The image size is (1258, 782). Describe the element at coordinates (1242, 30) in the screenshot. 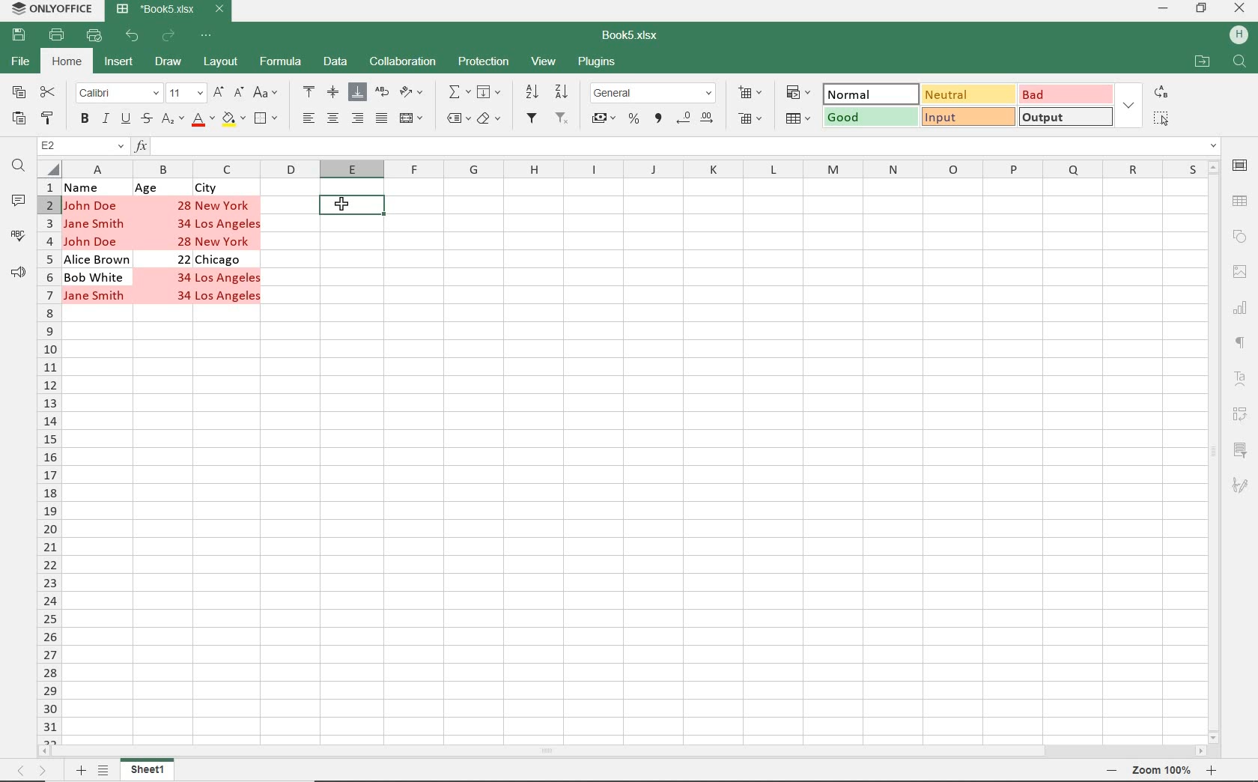

I see `HP` at that location.